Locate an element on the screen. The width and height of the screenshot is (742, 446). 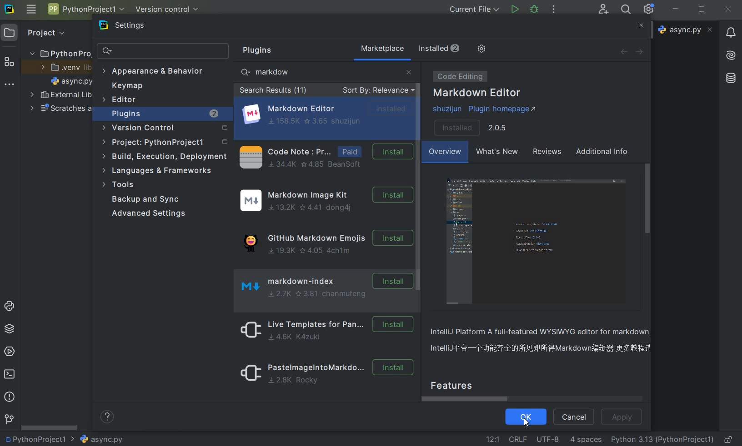
languages & frameworks is located at coordinates (162, 170).